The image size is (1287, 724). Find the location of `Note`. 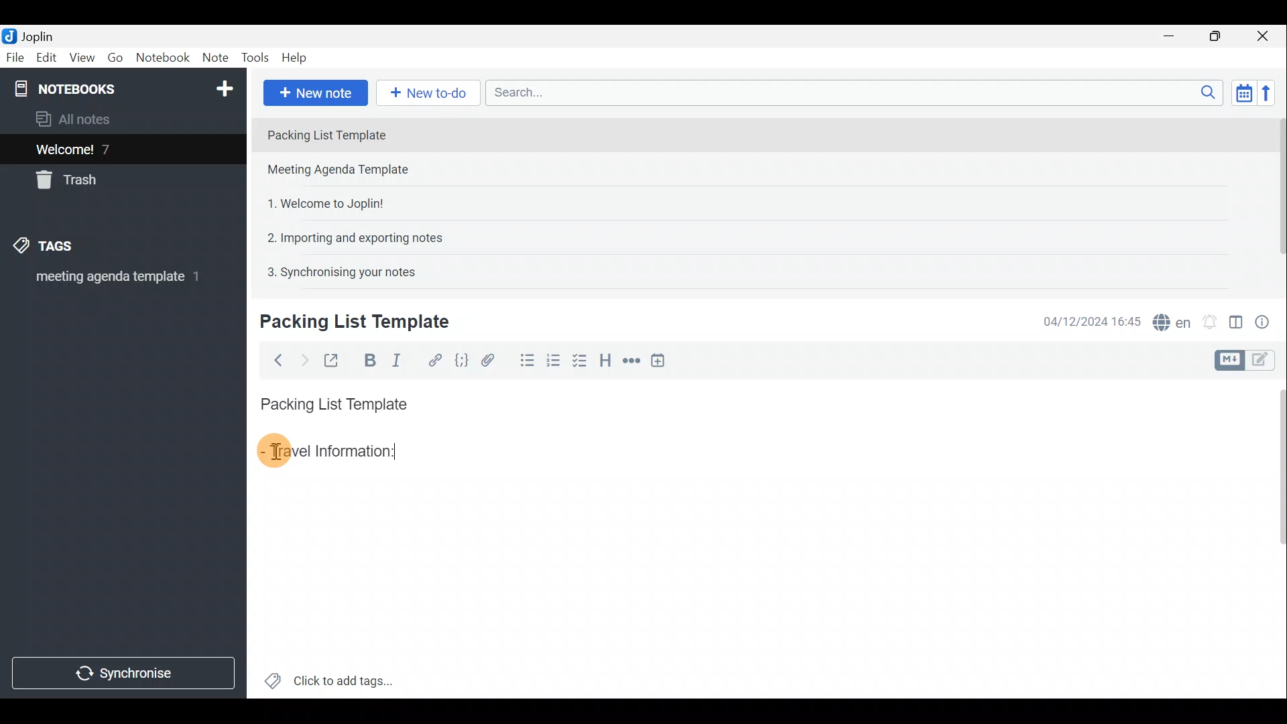

Note is located at coordinates (214, 58).